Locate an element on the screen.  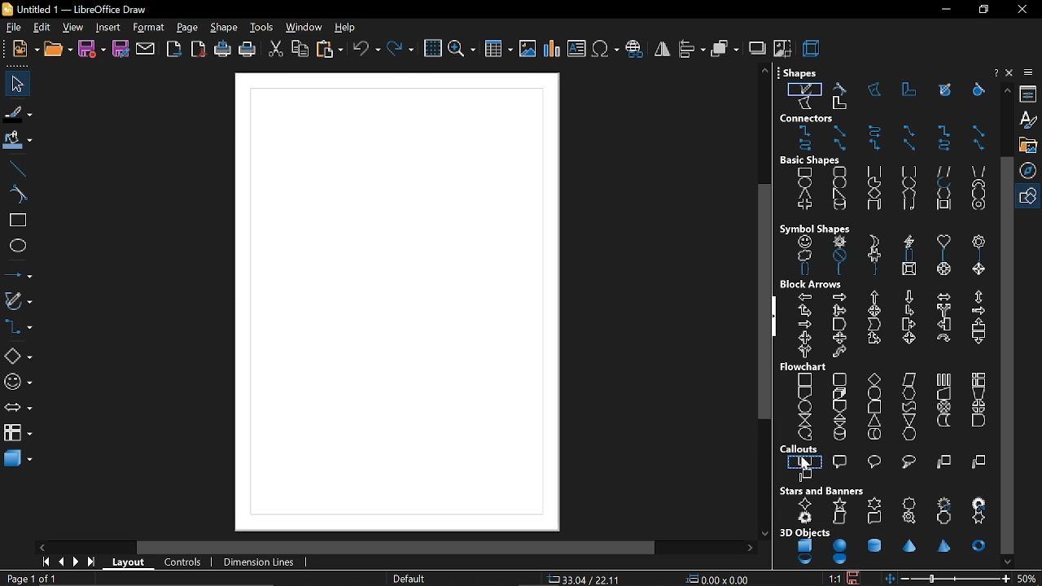
navigation is located at coordinates (1031, 169).